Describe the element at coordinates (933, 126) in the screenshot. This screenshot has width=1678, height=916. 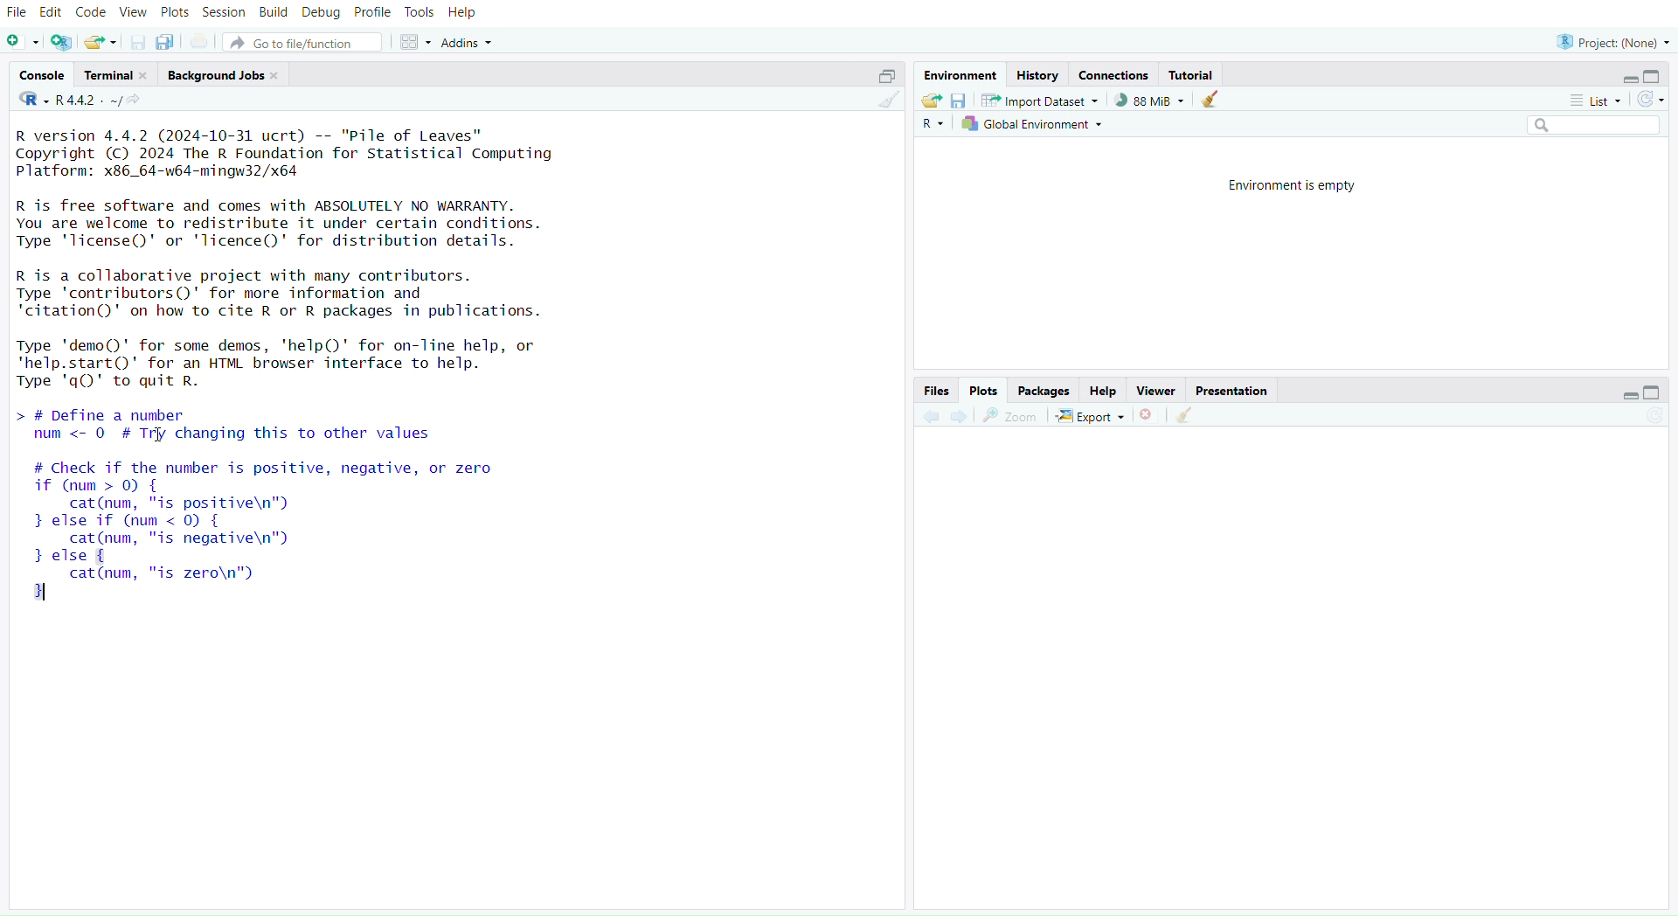
I see `R` at that location.